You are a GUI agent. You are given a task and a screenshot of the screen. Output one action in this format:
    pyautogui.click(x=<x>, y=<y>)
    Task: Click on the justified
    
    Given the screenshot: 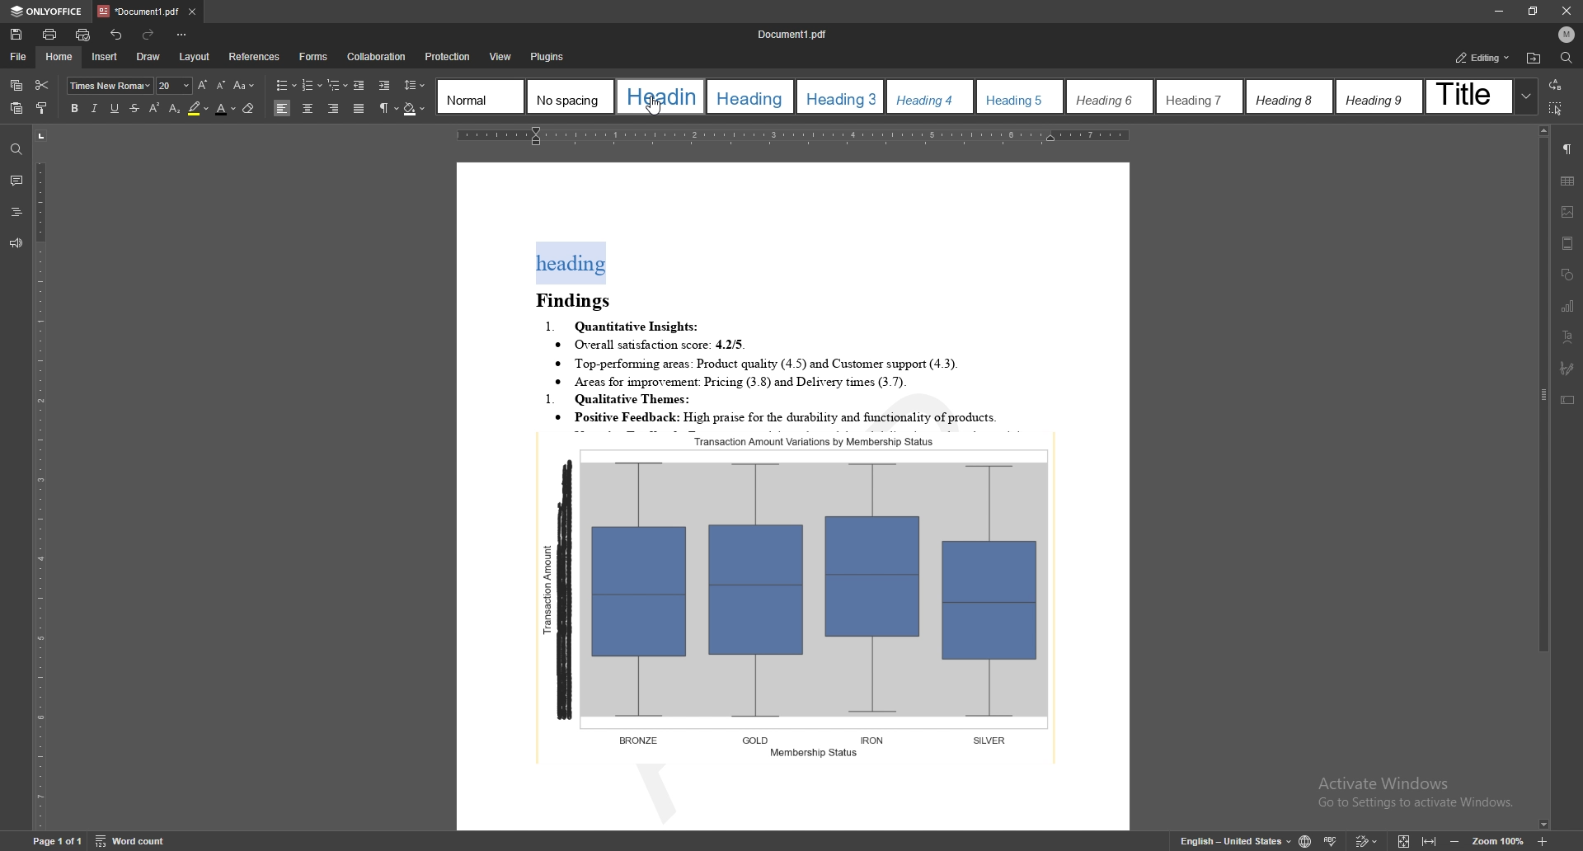 What is the action you would take?
    pyautogui.click(x=359, y=109)
    